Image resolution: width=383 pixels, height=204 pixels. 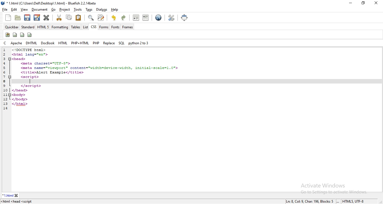 I want to click on file, so click(x=5, y=10).